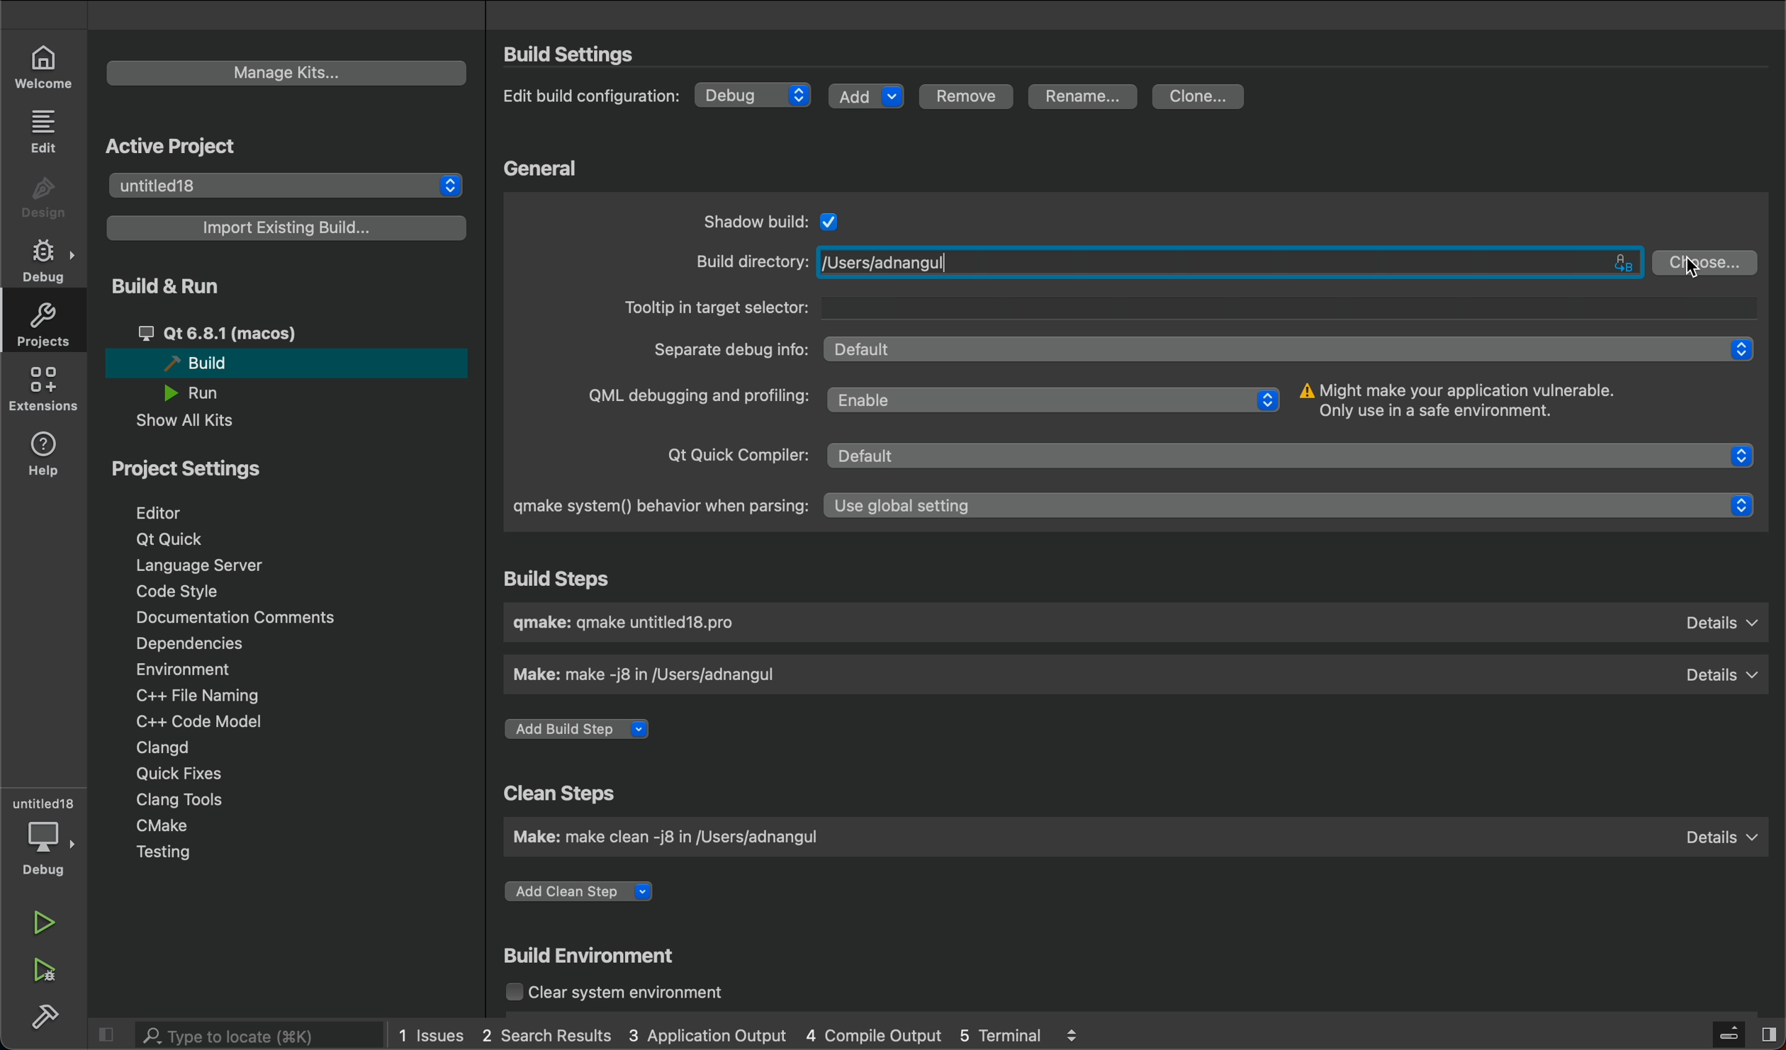  What do you see at coordinates (45, 849) in the screenshot?
I see `debug` at bounding box center [45, 849].